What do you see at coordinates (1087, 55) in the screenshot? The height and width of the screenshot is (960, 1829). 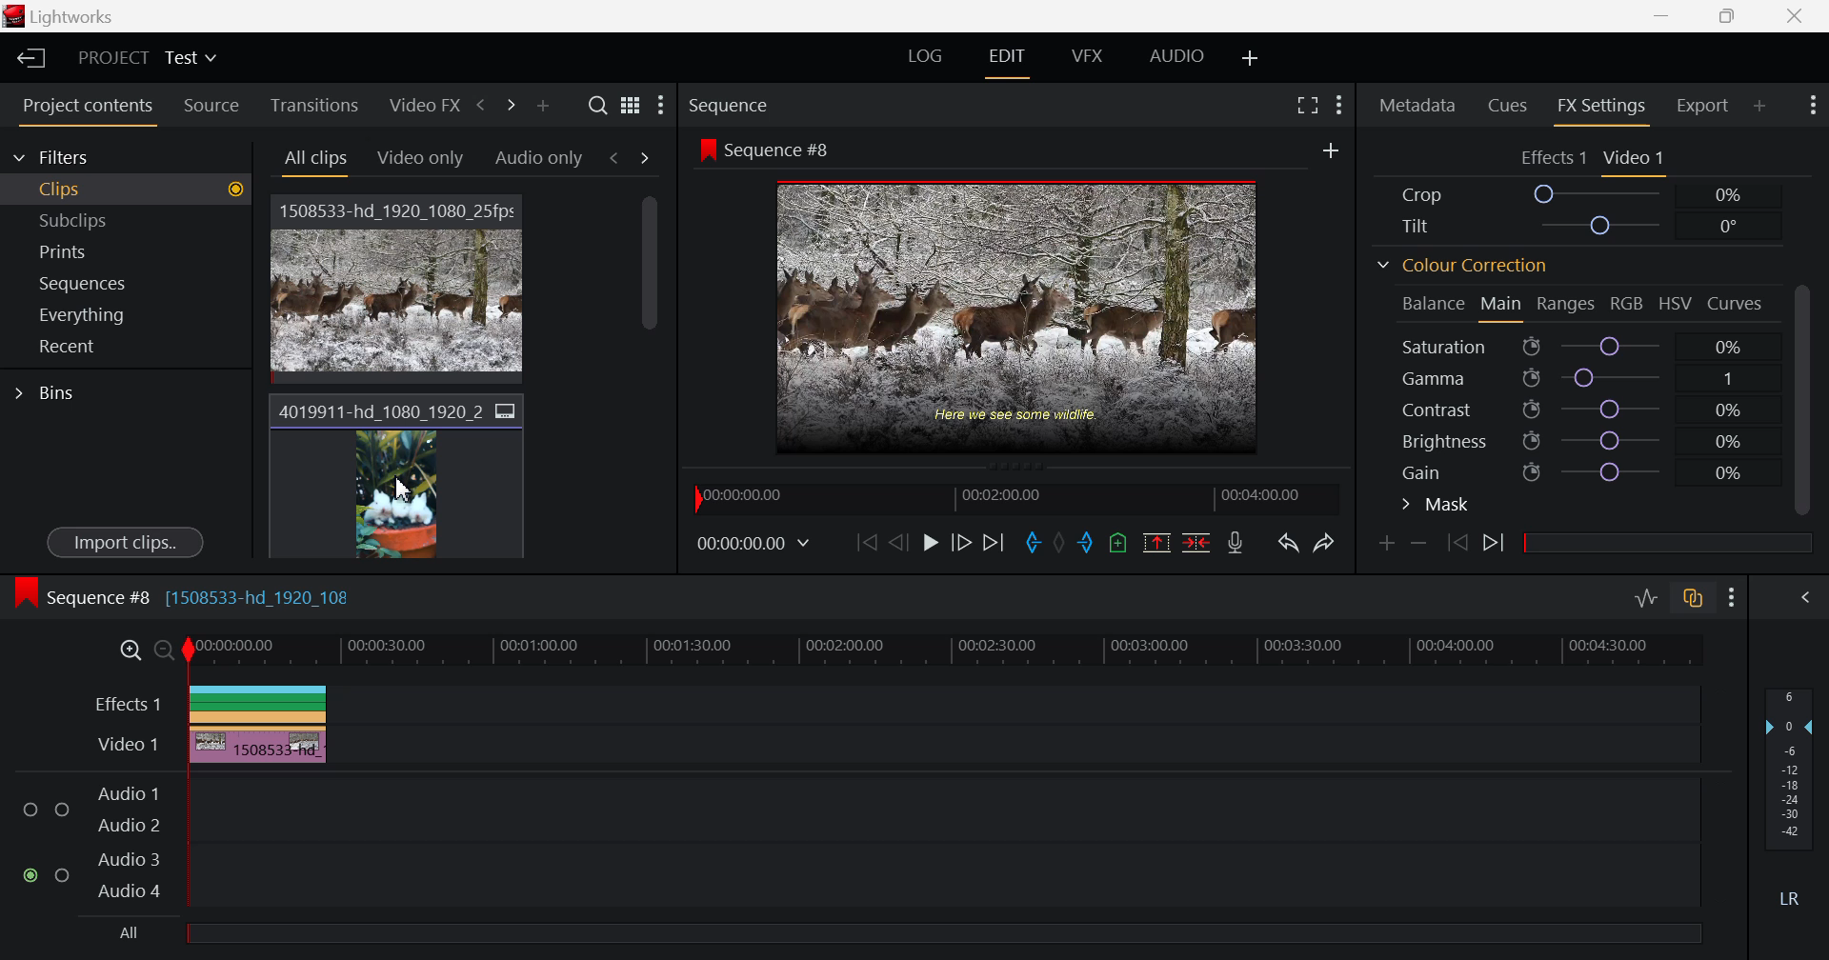 I see `VFX Layout` at bounding box center [1087, 55].